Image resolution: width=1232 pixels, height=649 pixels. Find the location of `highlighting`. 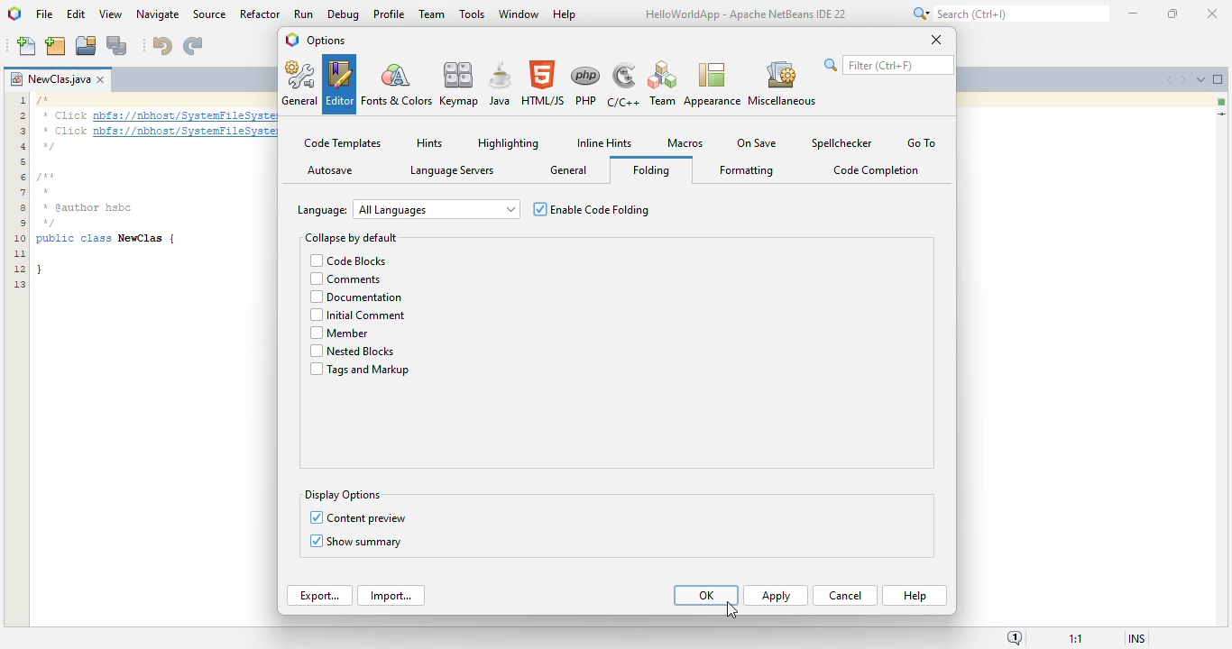

highlighting is located at coordinates (509, 143).